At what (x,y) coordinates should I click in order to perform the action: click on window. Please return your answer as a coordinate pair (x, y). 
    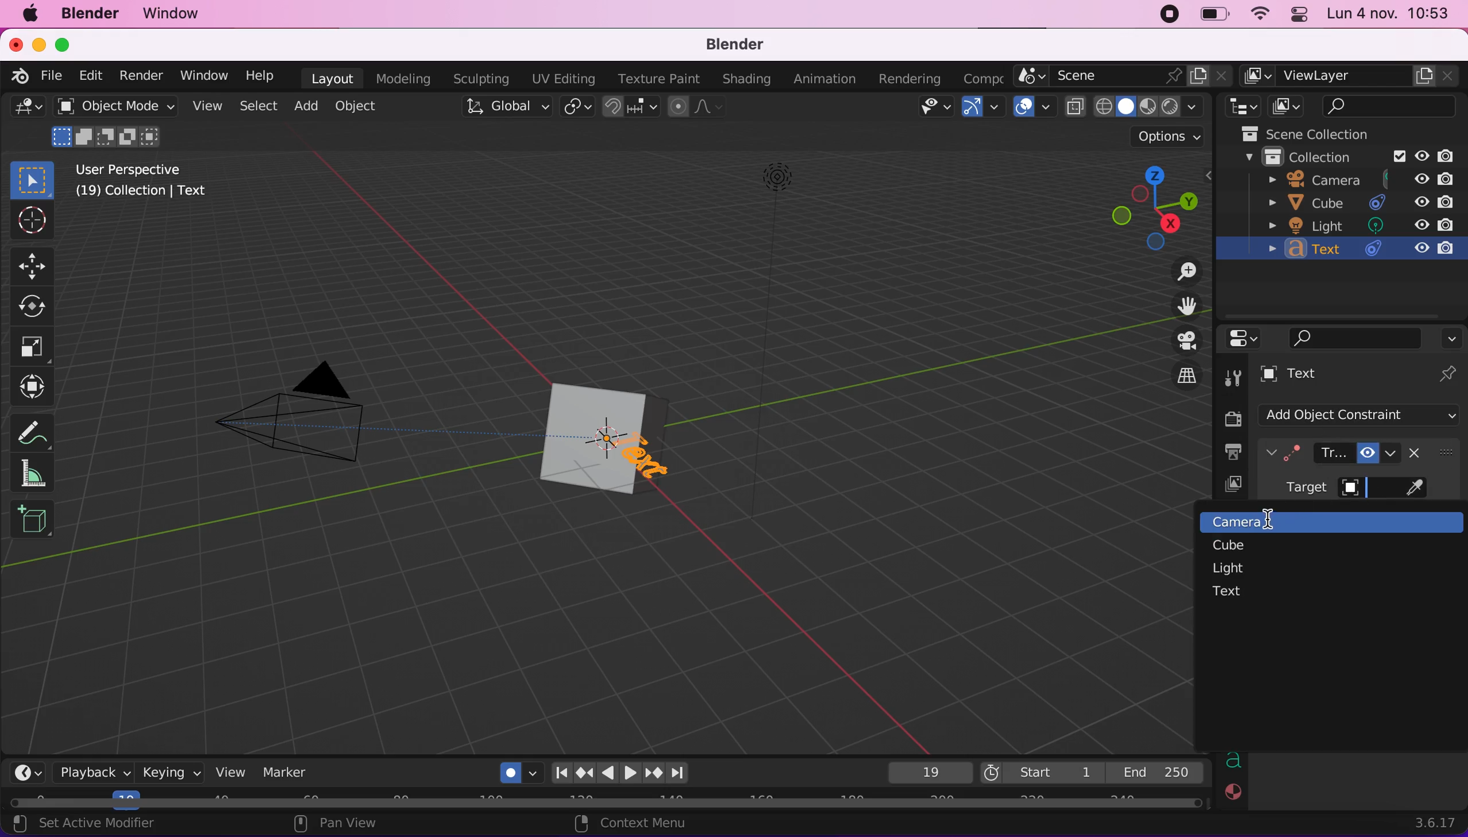
    Looking at the image, I should click on (175, 13).